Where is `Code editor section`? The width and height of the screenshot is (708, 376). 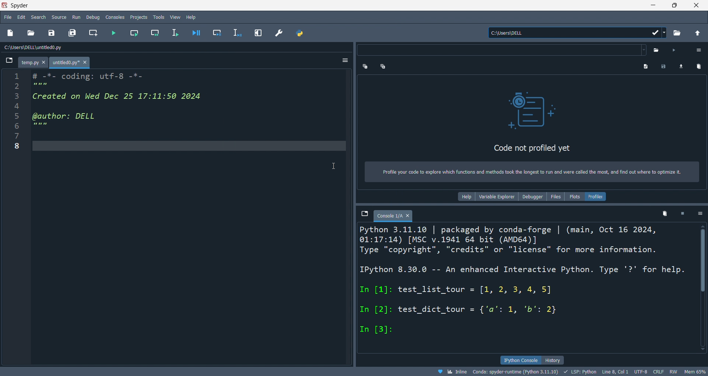 Code editor section is located at coordinates (191, 217).